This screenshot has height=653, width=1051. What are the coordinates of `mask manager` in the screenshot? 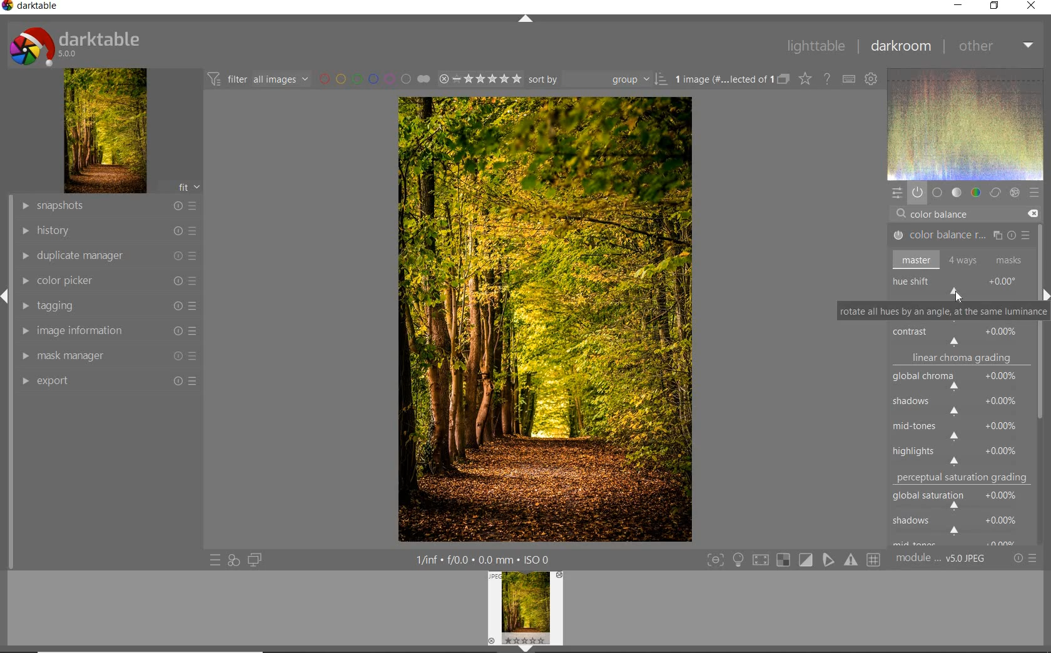 It's located at (109, 356).